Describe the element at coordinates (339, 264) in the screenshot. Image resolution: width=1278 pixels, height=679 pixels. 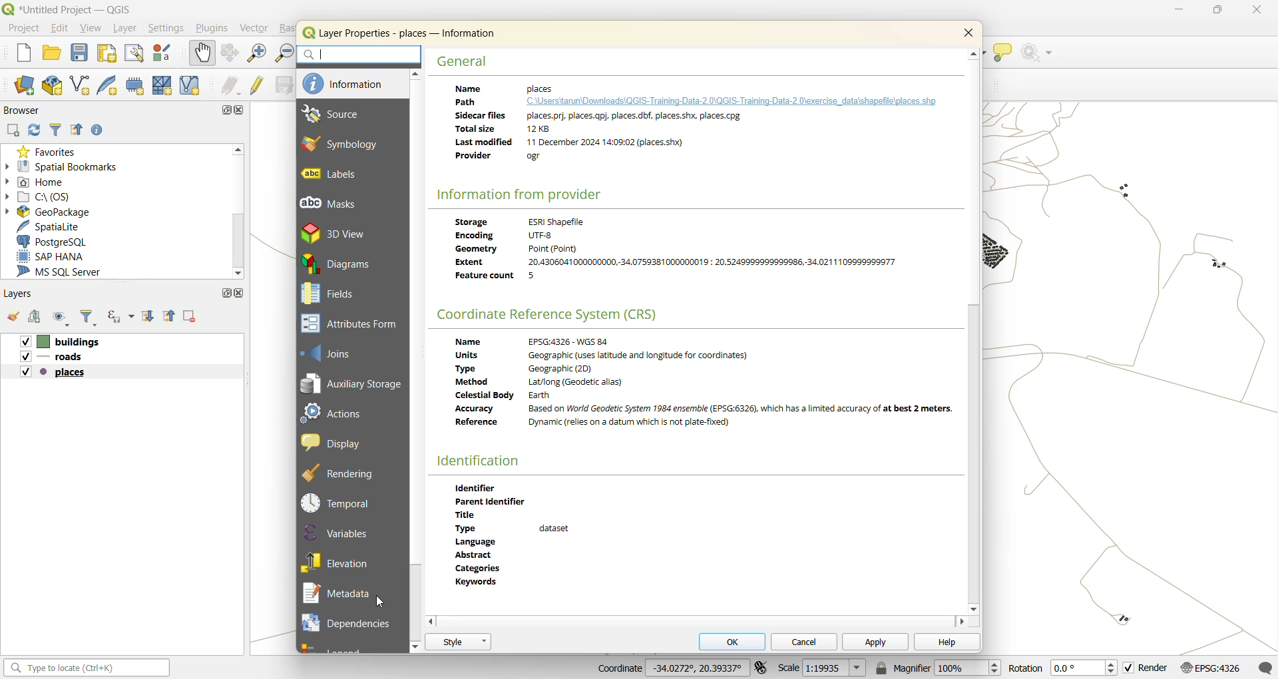
I see `diagrams` at that location.